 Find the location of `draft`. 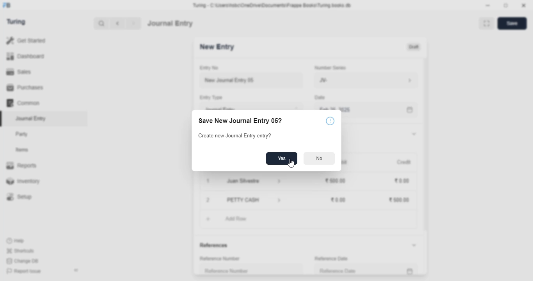

draft is located at coordinates (413, 47).